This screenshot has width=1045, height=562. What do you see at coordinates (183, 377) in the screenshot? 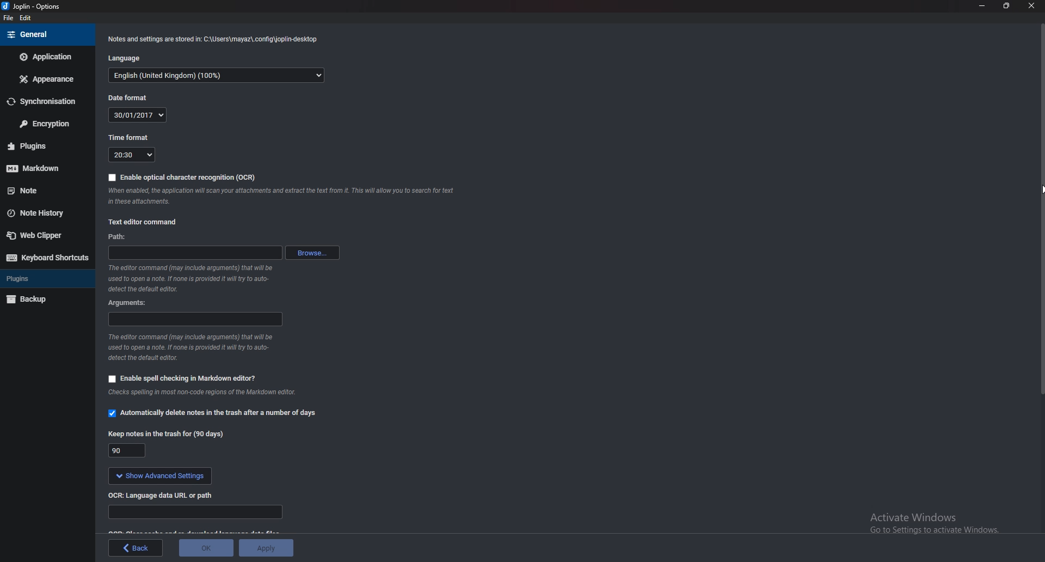
I see `Enable spell checking` at bounding box center [183, 377].